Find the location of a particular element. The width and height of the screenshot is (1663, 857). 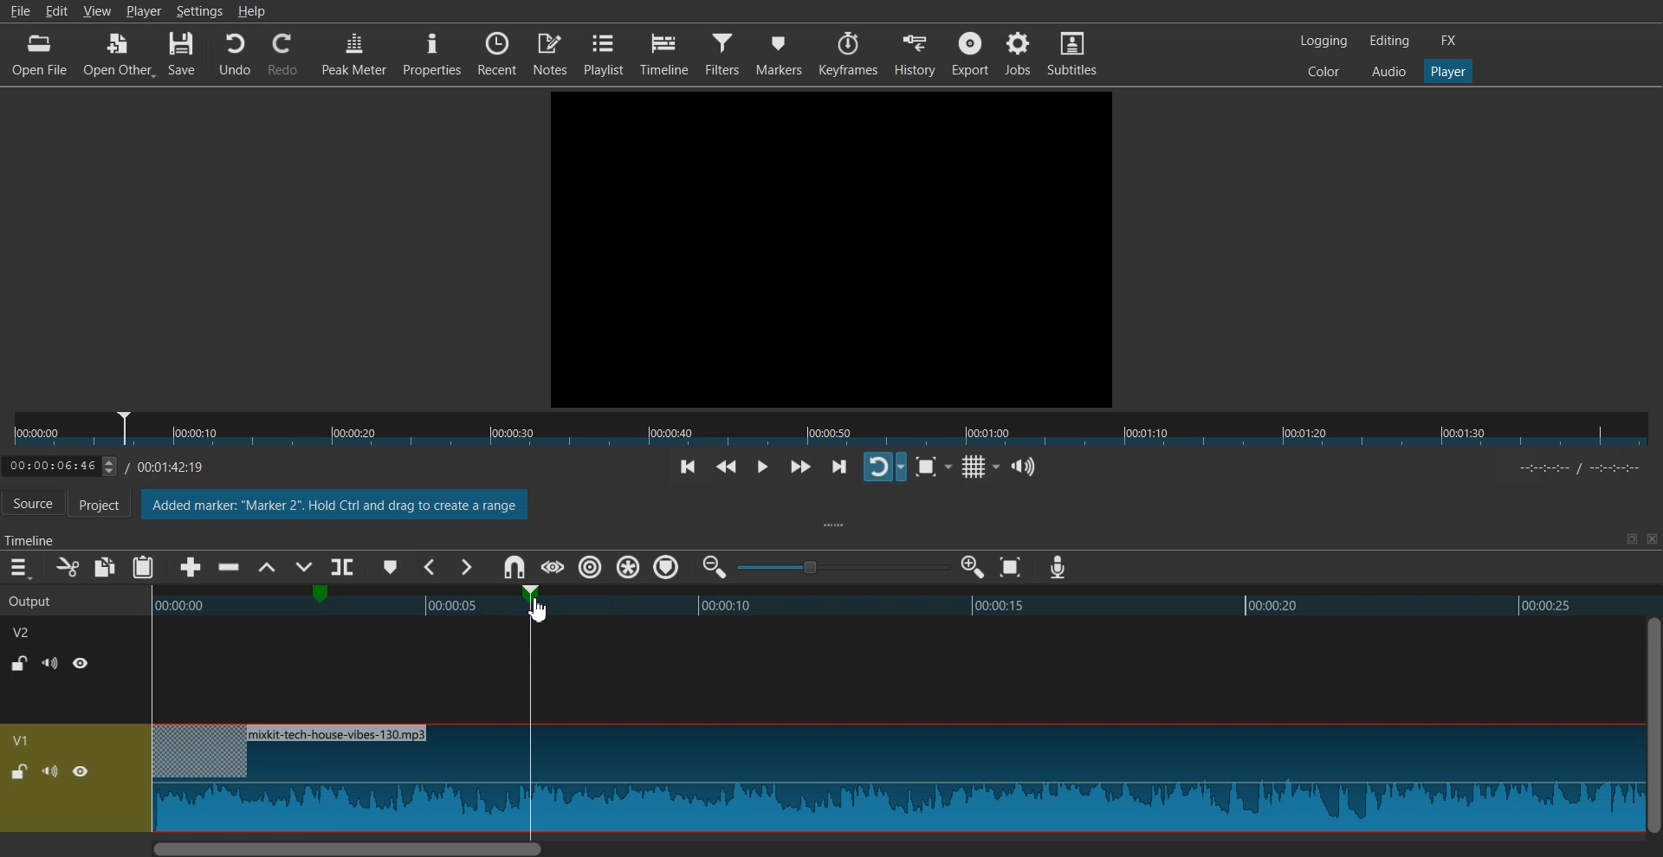

Zoom adjuster toggle is located at coordinates (843, 567).